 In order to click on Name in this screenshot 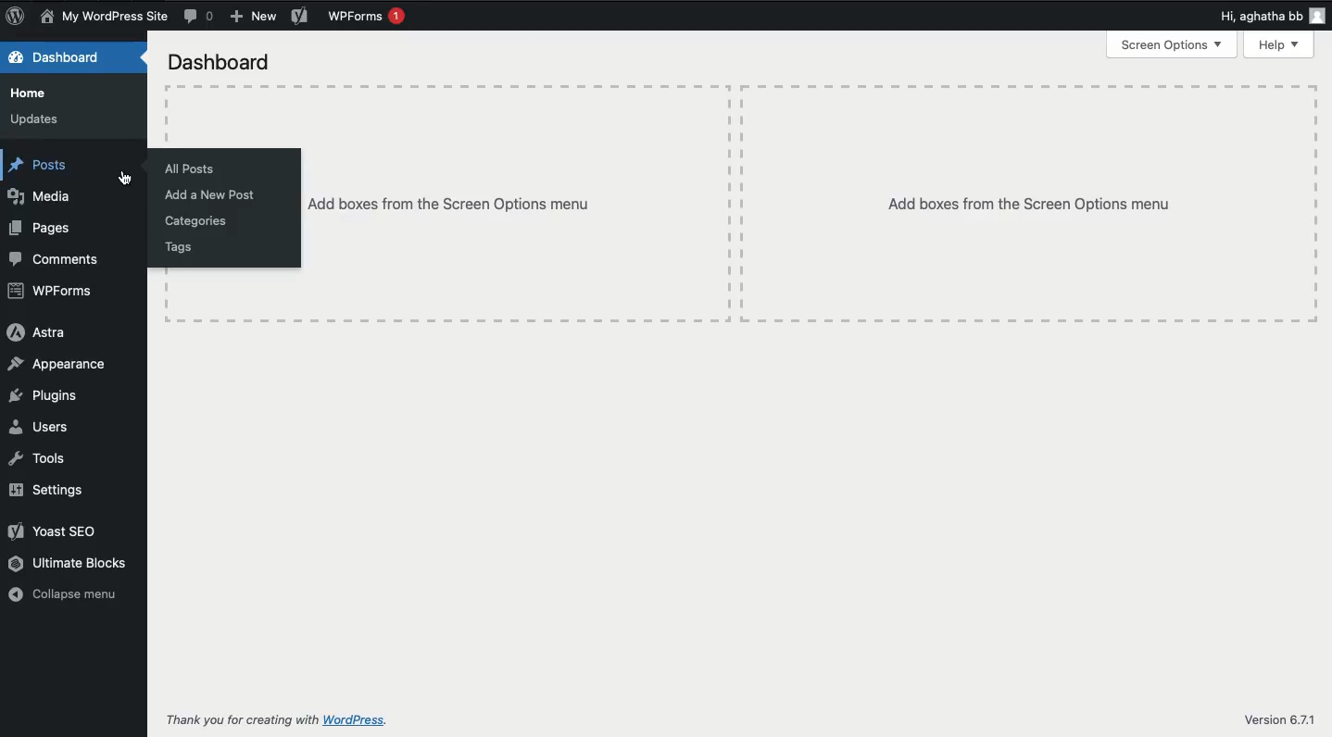, I will do `click(102, 17)`.